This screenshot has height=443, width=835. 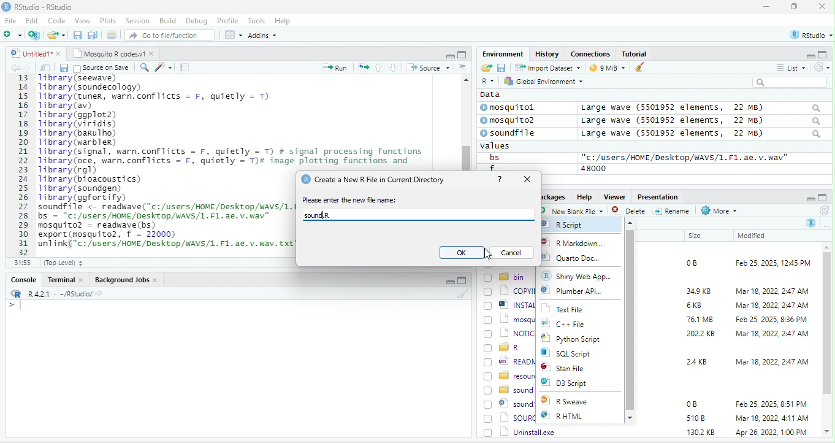 I want to click on © sound1R, so click(x=509, y=404).